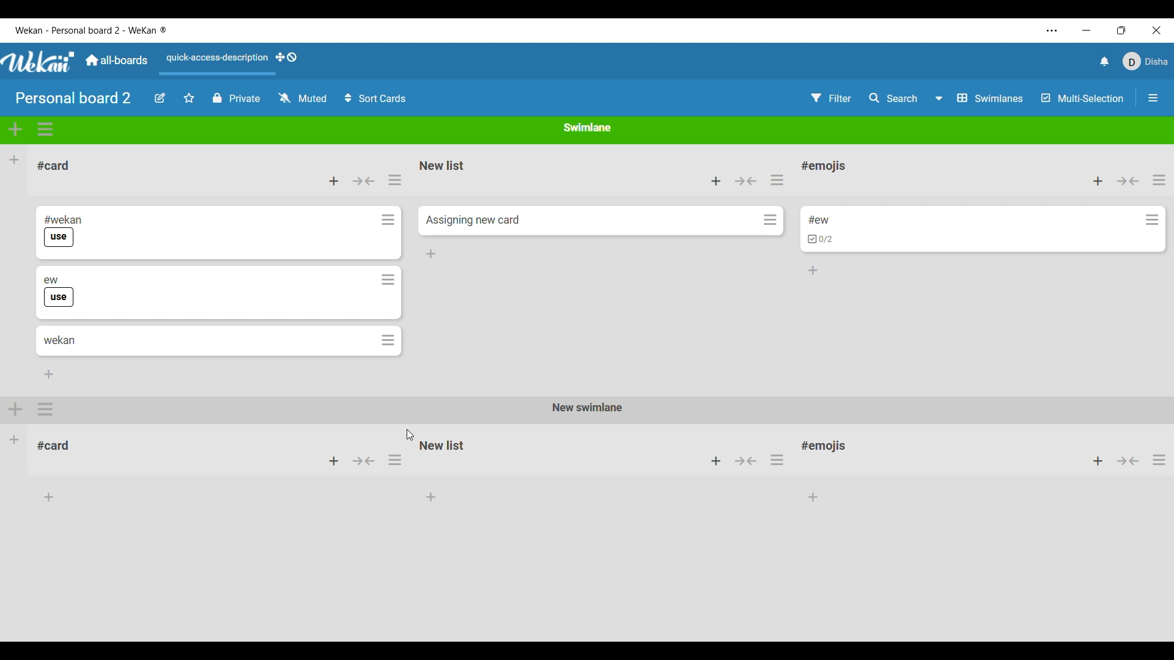 The width and height of the screenshot is (1174, 660). I want to click on Card actions, so click(1153, 220).